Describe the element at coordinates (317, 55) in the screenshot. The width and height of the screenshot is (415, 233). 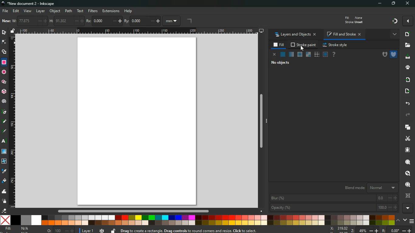
I see `texture` at that location.